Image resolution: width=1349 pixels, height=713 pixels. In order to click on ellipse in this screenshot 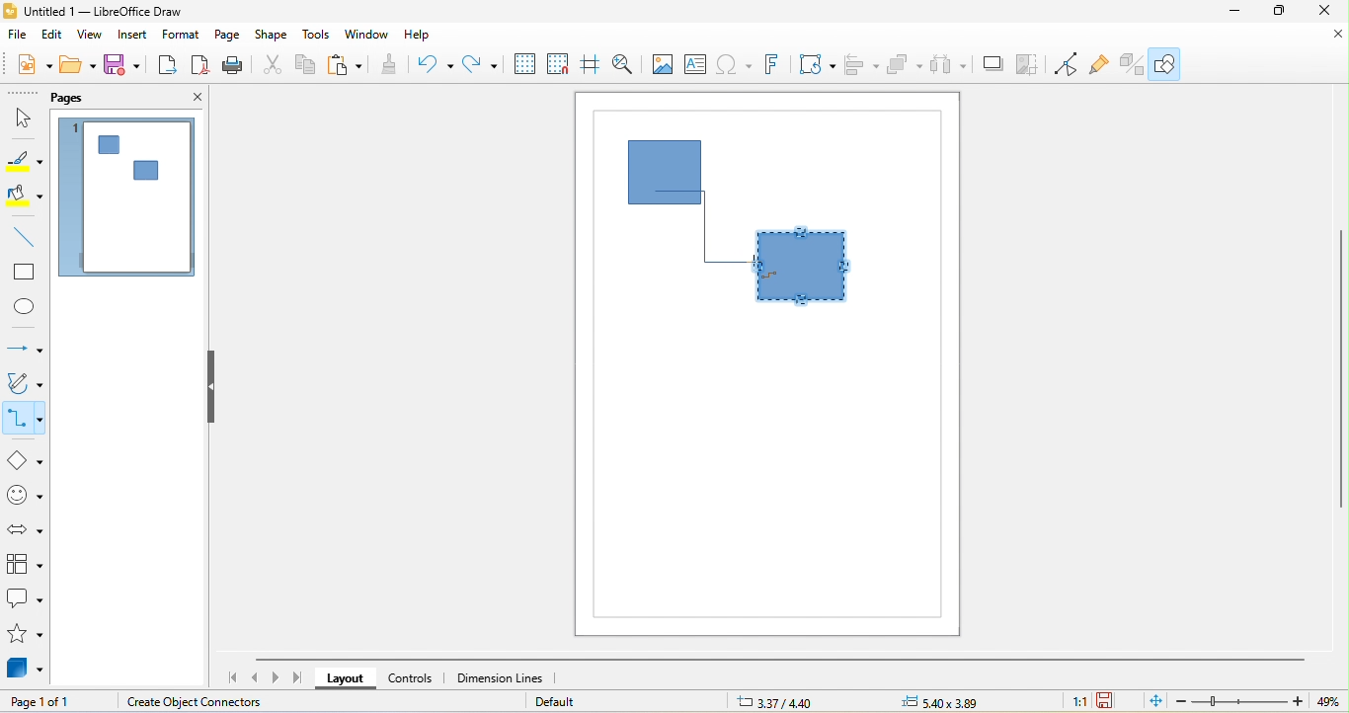, I will do `click(24, 307)`.